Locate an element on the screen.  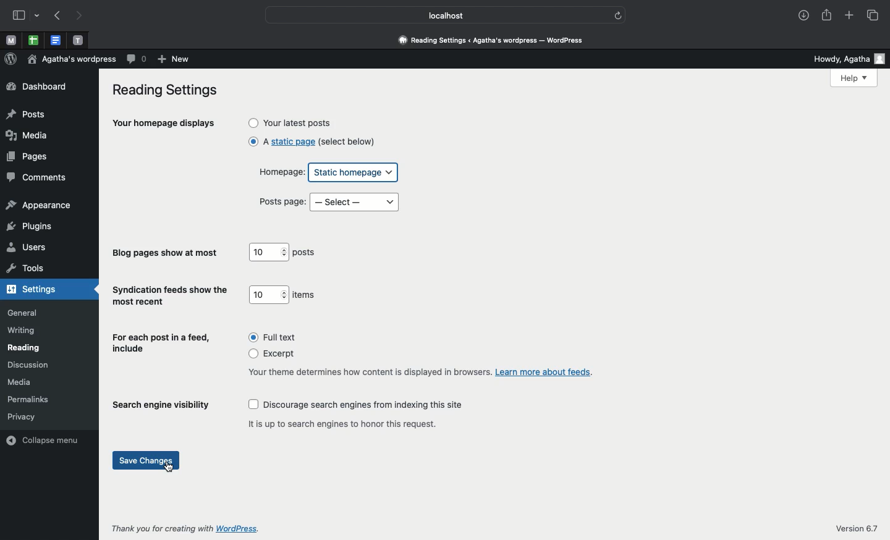
Tabs is located at coordinates (875, 16).